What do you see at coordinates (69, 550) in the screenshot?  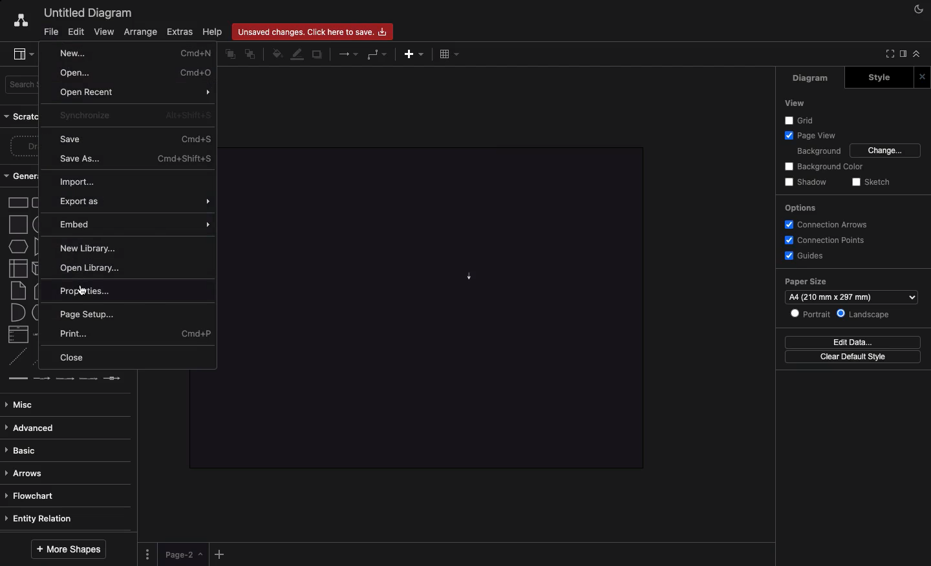 I see `More shapes` at bounding box center [69, 550].